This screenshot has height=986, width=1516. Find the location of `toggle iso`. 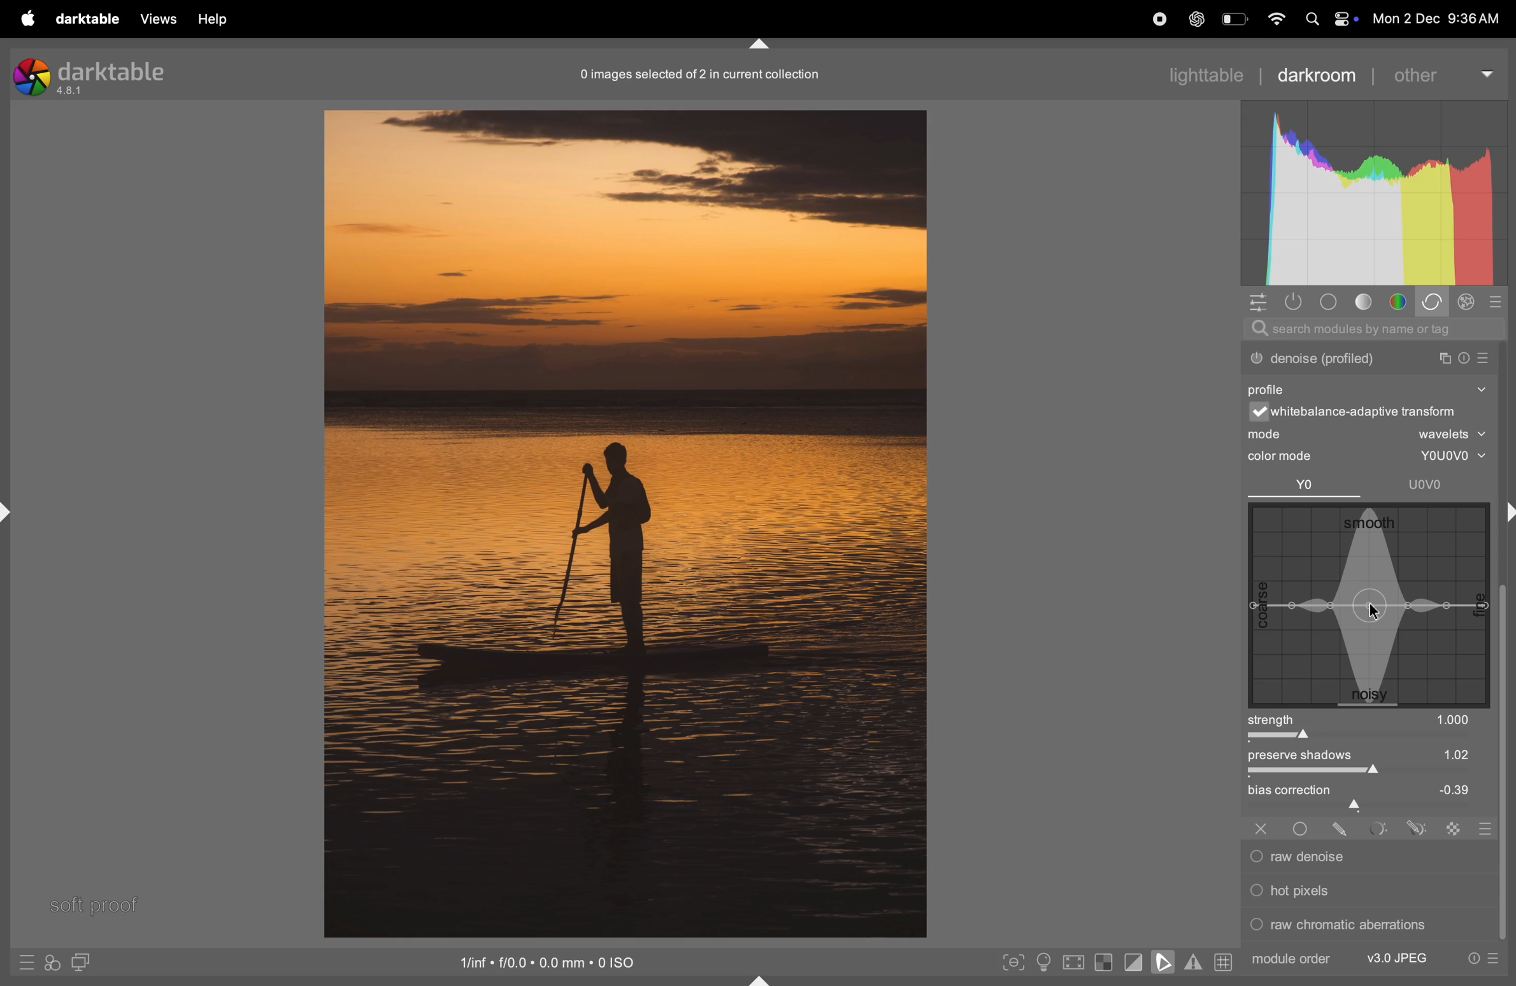

toggle iso is located at coordinates (1041, 962).